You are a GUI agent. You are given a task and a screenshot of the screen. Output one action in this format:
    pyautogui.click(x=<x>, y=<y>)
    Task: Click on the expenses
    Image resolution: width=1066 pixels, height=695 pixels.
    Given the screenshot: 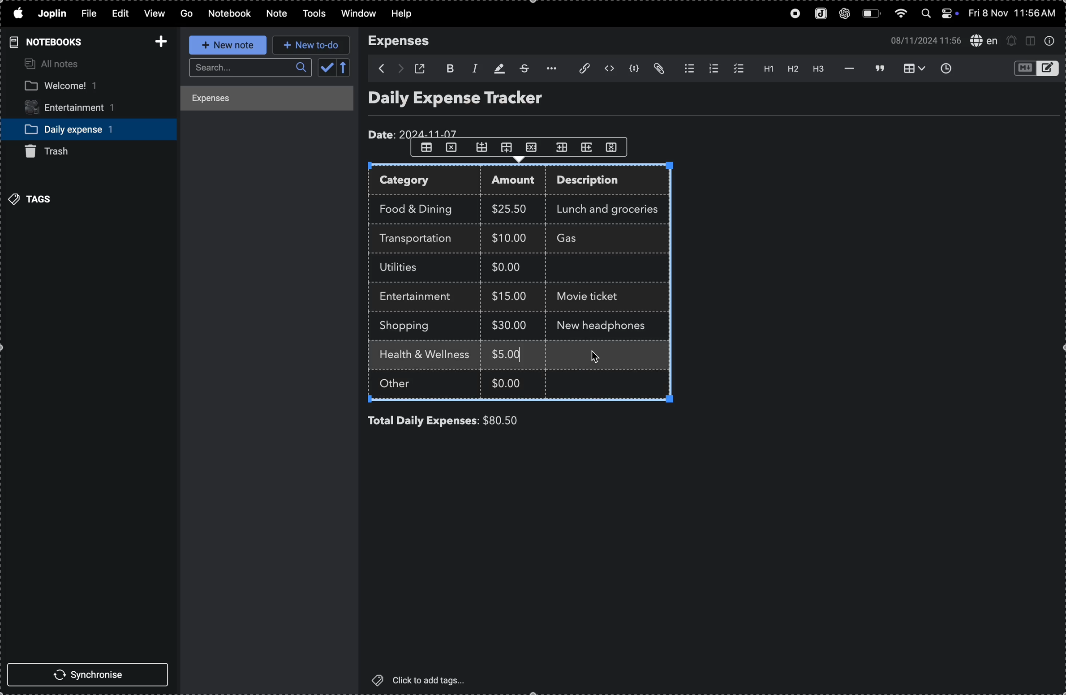 What is the action you would take?
    pyautogui.click(x=404, y=41)
    